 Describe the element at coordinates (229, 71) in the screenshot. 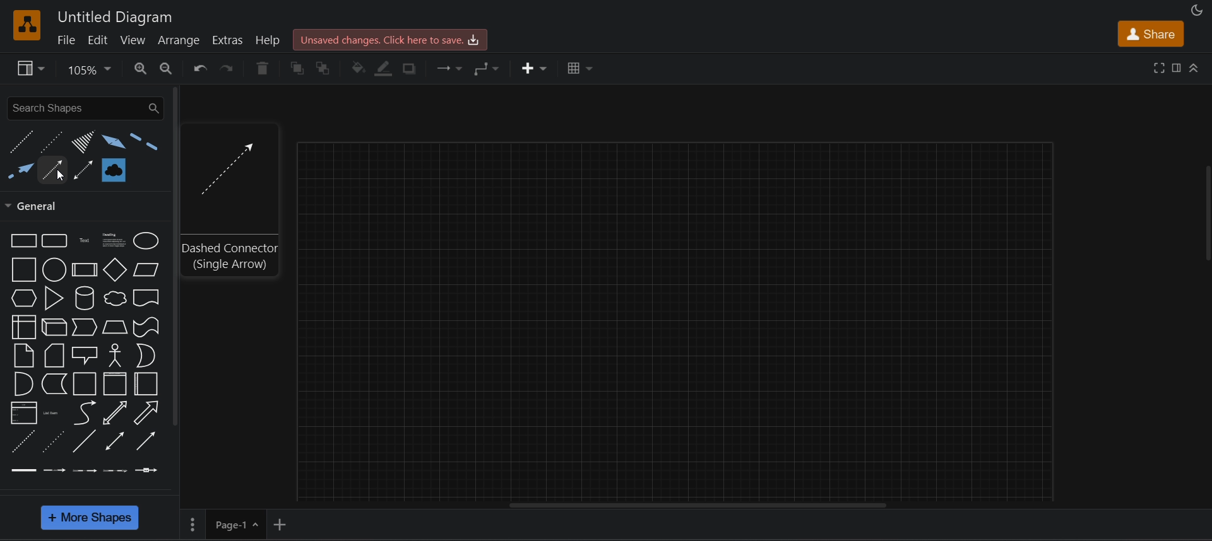

I see `redo` at that location.